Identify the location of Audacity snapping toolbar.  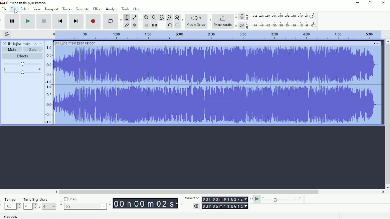
(60, 203).